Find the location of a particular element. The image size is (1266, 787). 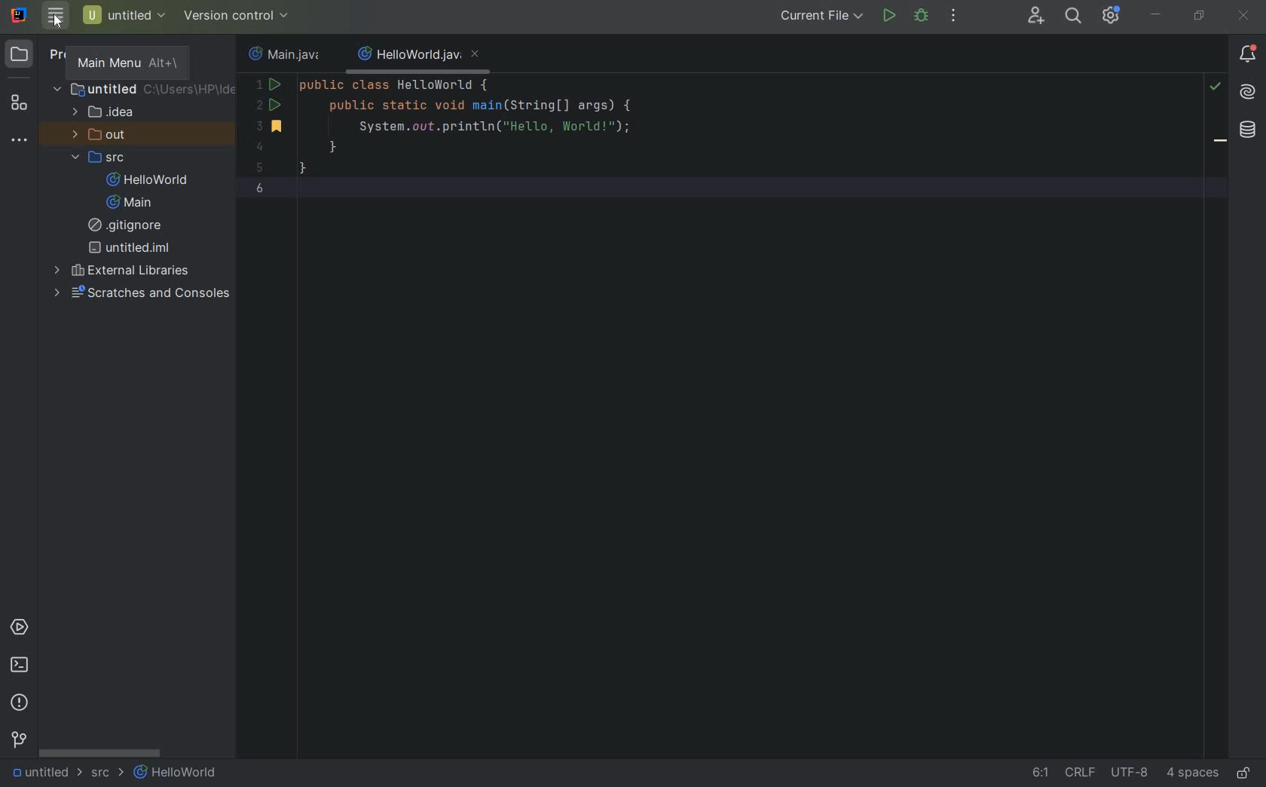

filename is located at coordinates (289, 54).